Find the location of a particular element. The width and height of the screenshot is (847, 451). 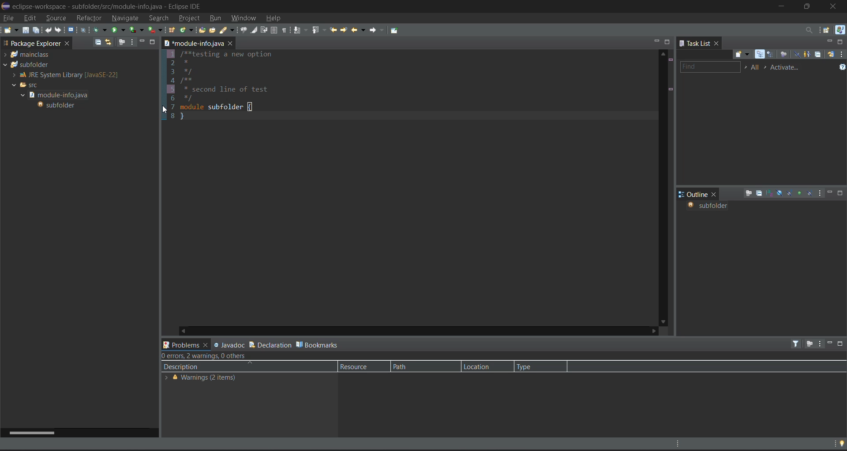

project is located at coordinates (189, 18).